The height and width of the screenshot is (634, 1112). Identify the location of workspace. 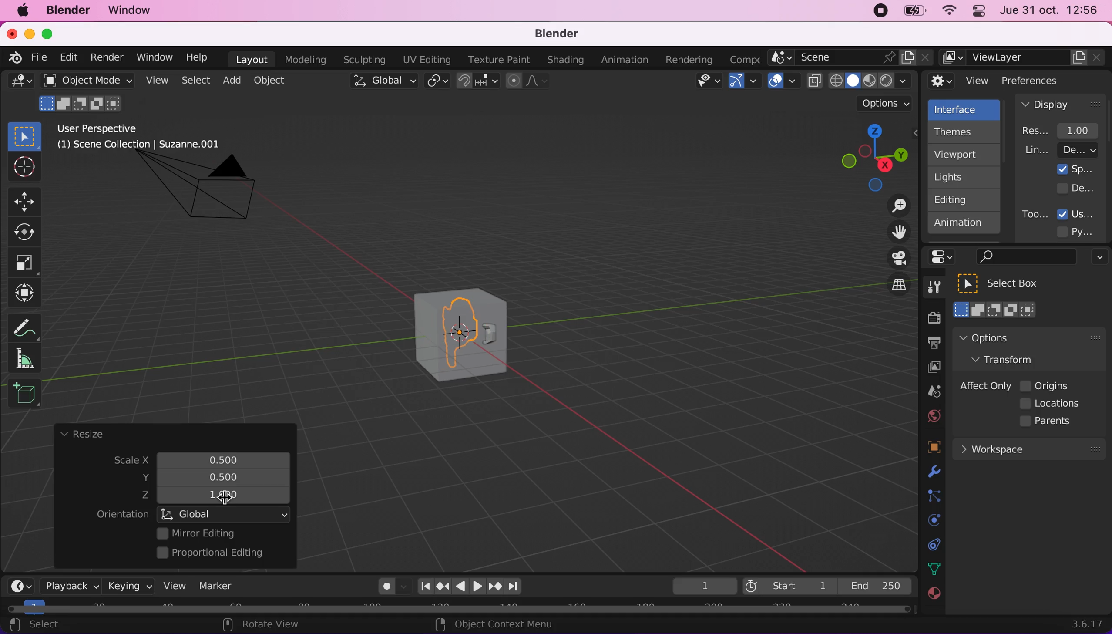
(1028, 448).